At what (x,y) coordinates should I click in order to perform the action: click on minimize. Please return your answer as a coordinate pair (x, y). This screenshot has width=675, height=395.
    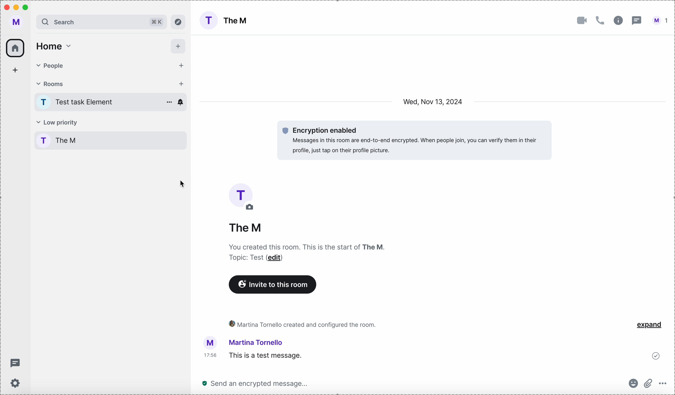
    Looking at the image, I should click on (17, 8).